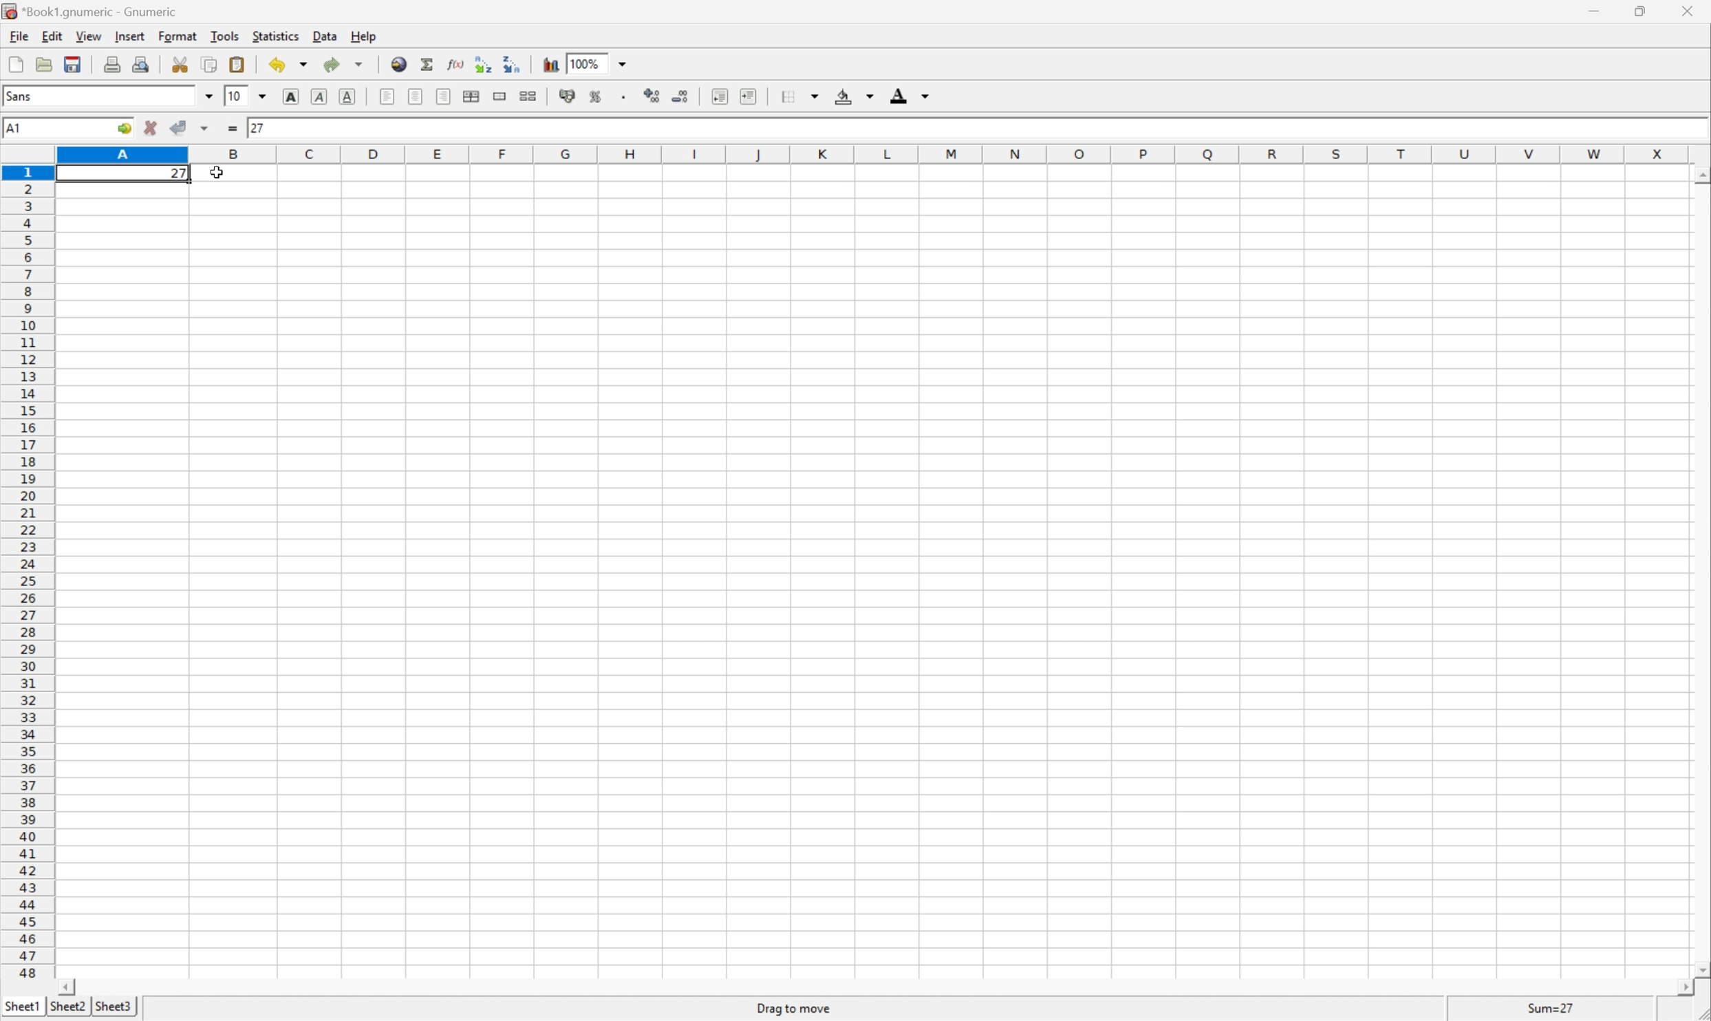 Image resolution: width=1711 pixels, height=1021 pixels. I want to click on Close, so click(1686, 10).